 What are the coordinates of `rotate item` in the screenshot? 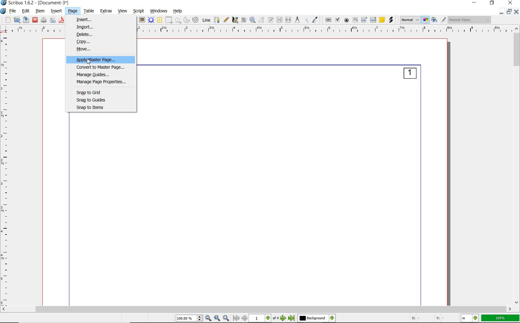 It's located at (243, 20).